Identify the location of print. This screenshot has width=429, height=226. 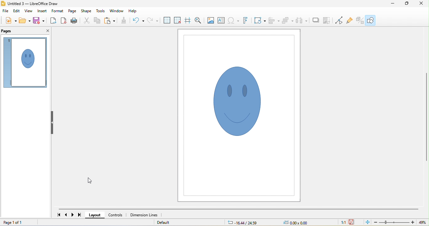
(75, 21).